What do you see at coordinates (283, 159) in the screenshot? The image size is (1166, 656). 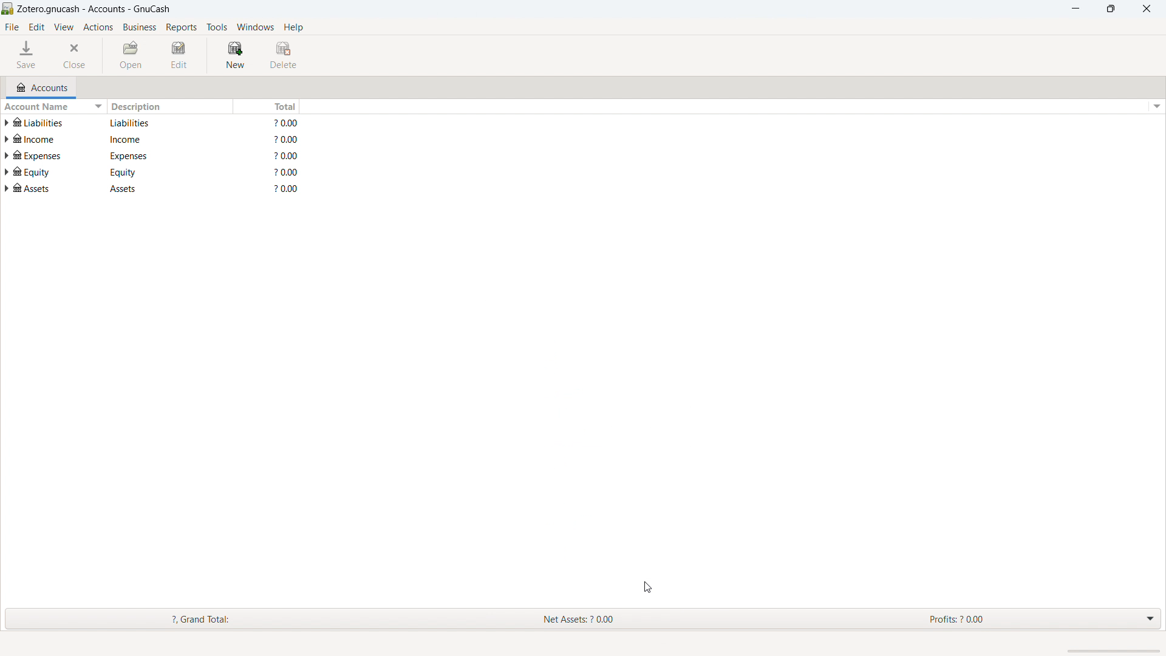 I see `total` at bounding box center [283, 159].